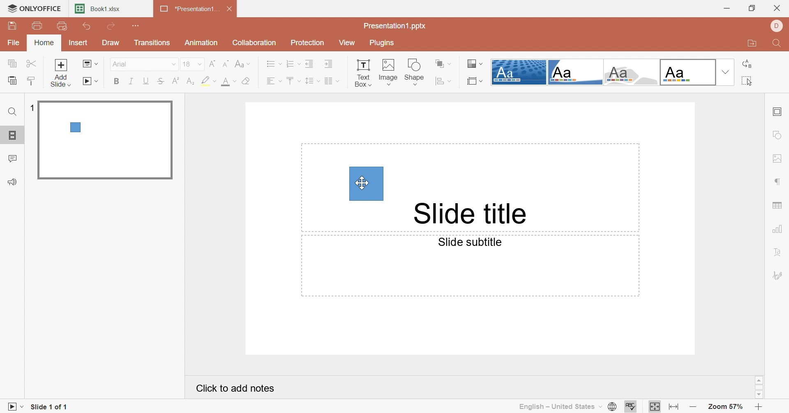  What do you see at coordinates (383, 43) in the screenshot?
I see `Plugins` at bounding box center [383, 43].